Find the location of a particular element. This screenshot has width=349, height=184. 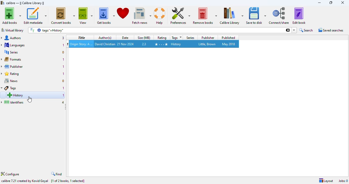

series is located at coordinates (190, 38).